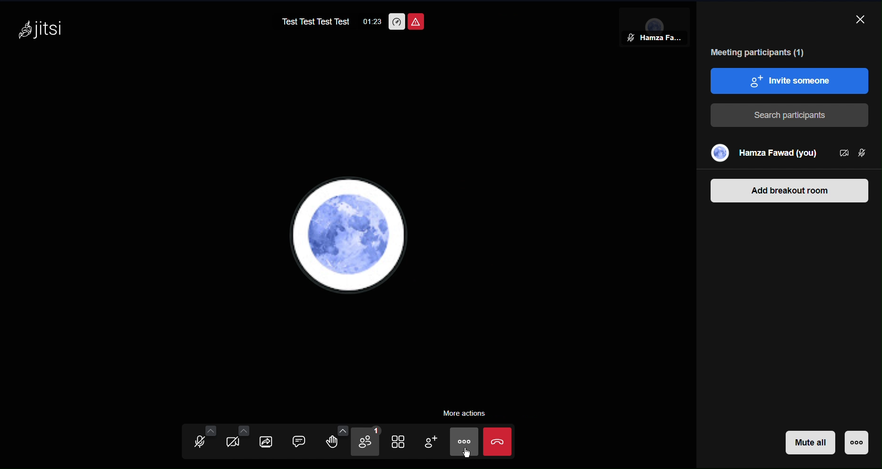 The image size is (882, 469). Describe the element at coordinates (791, 80) in the screenshot. I see `Invite Someone` at that location.